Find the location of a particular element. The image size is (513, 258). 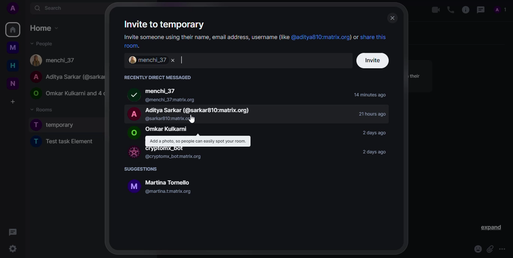

home is located at coordinates (11, 66).